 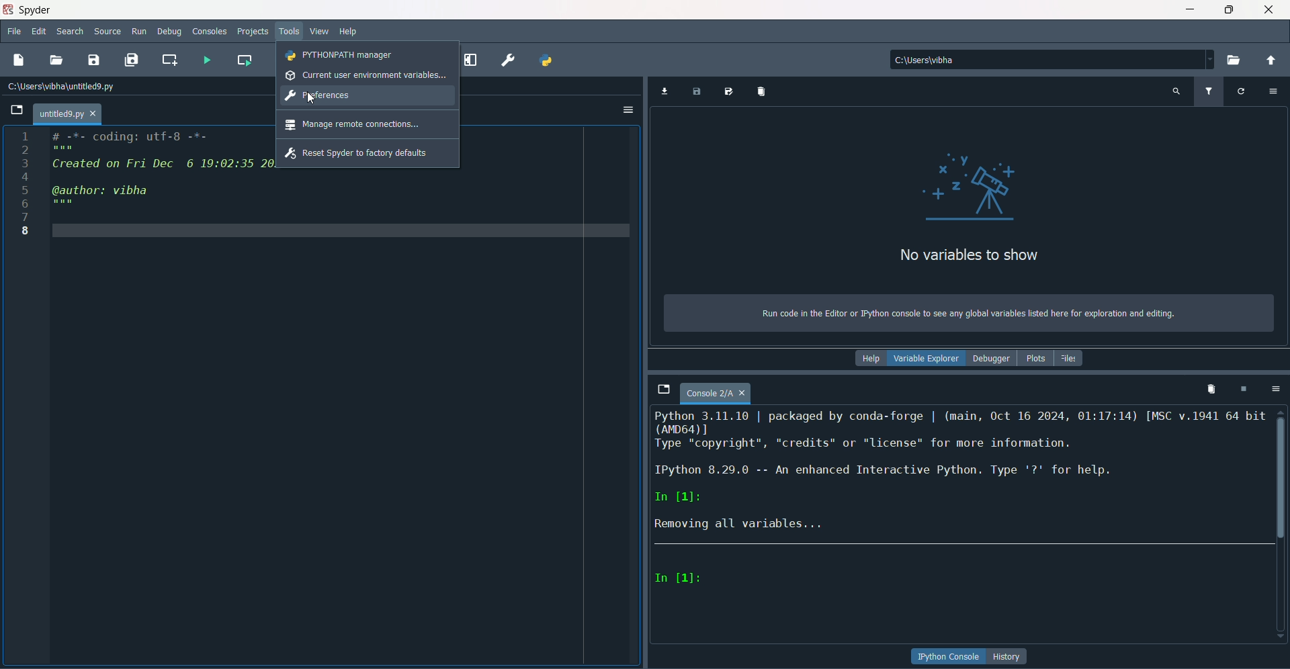 I want to click on file, so click(x=15, y=32).